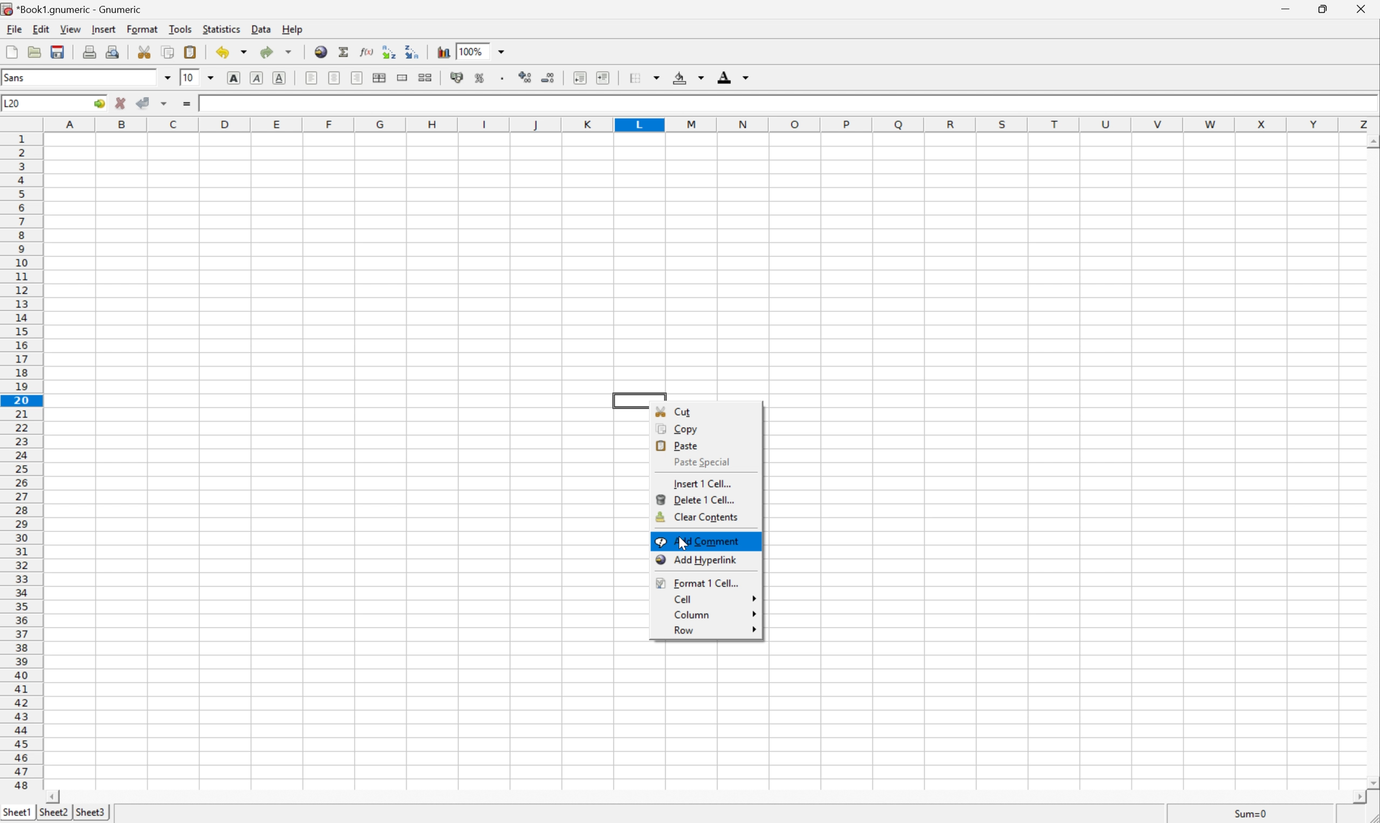  I want to click on Format, so click(141, 28).